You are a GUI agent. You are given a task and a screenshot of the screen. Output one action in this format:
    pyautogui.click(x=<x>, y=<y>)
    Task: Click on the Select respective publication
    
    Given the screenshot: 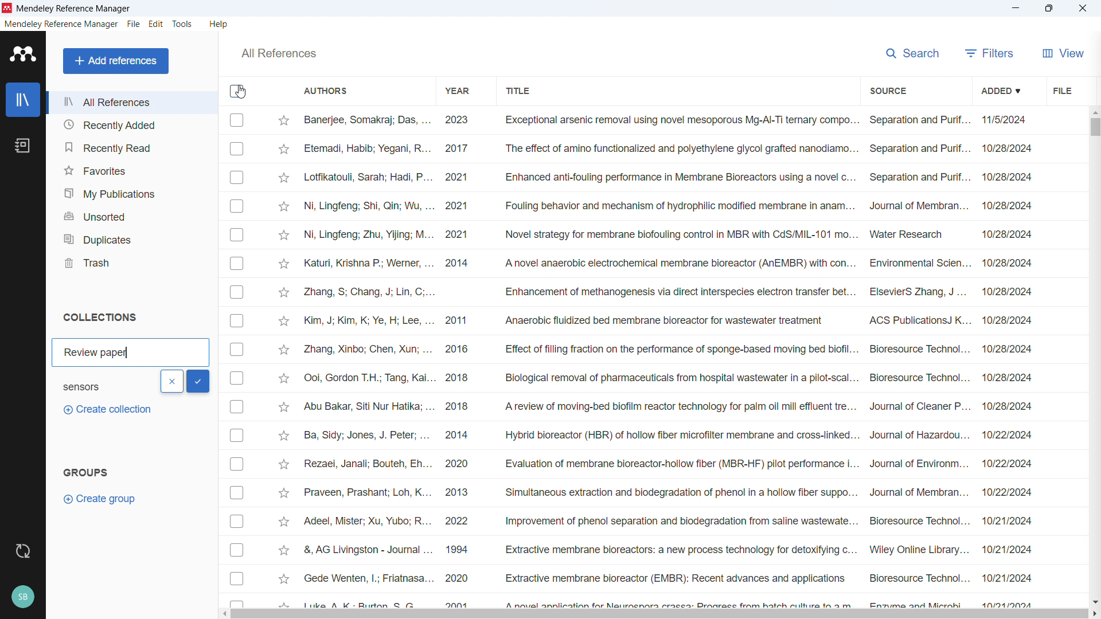 What is the action you would take?
    pyautogui.click(x=237, y=234)
    